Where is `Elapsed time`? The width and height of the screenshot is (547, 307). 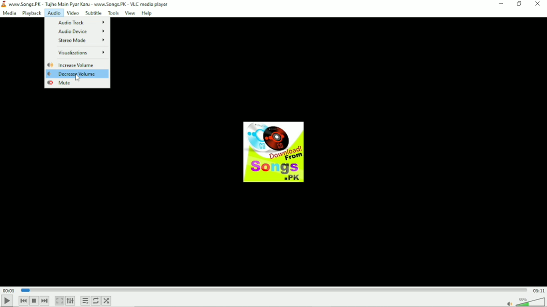
Elapsed time is located at coordinates (9, 290).